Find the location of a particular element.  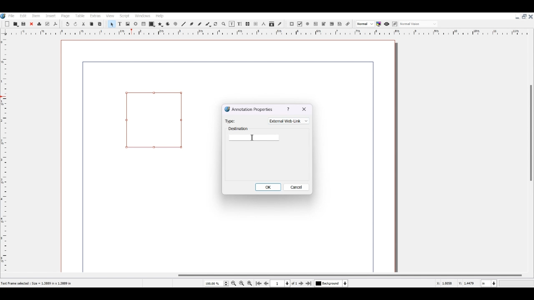

Go to next page is located at coordinates (302, 283).